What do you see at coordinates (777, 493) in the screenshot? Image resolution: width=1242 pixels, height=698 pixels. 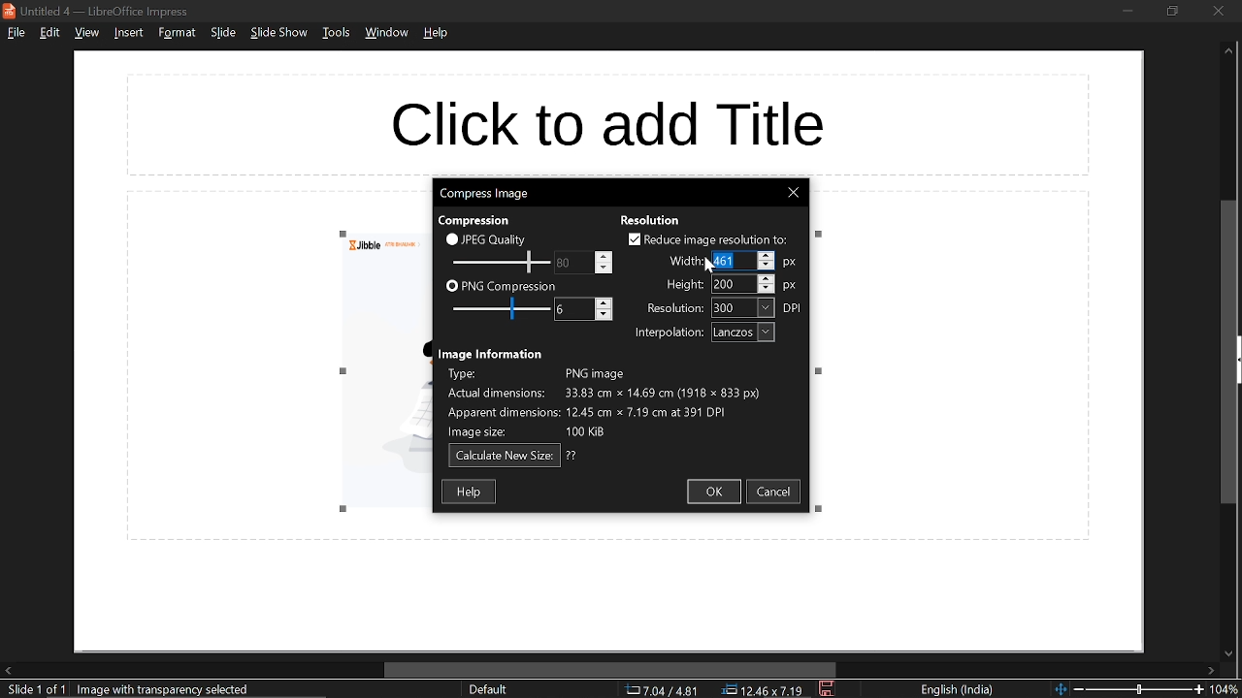 I see `cancel` at bounding box center [777, 493].